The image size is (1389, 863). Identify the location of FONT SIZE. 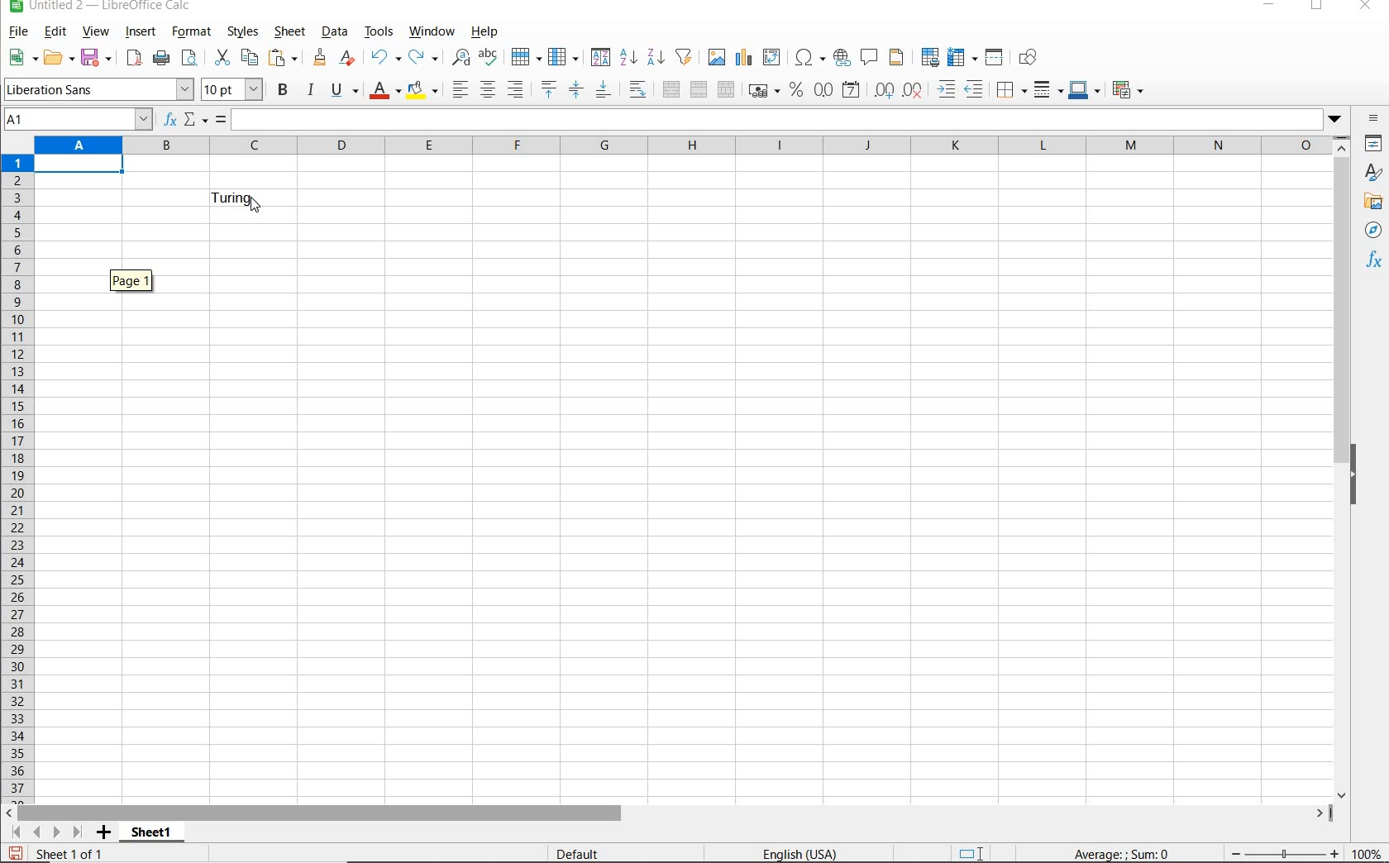
(233, 91).